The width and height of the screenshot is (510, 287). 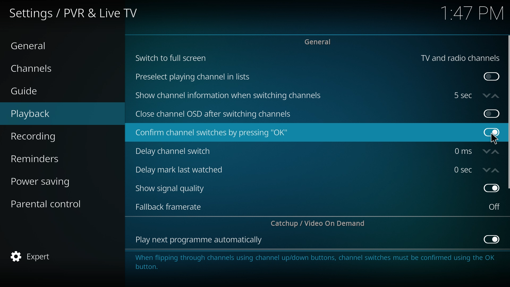 What do you see at coordinates (491, 113) in the screenshot?
I see `off` at bounding box center [491, 113].